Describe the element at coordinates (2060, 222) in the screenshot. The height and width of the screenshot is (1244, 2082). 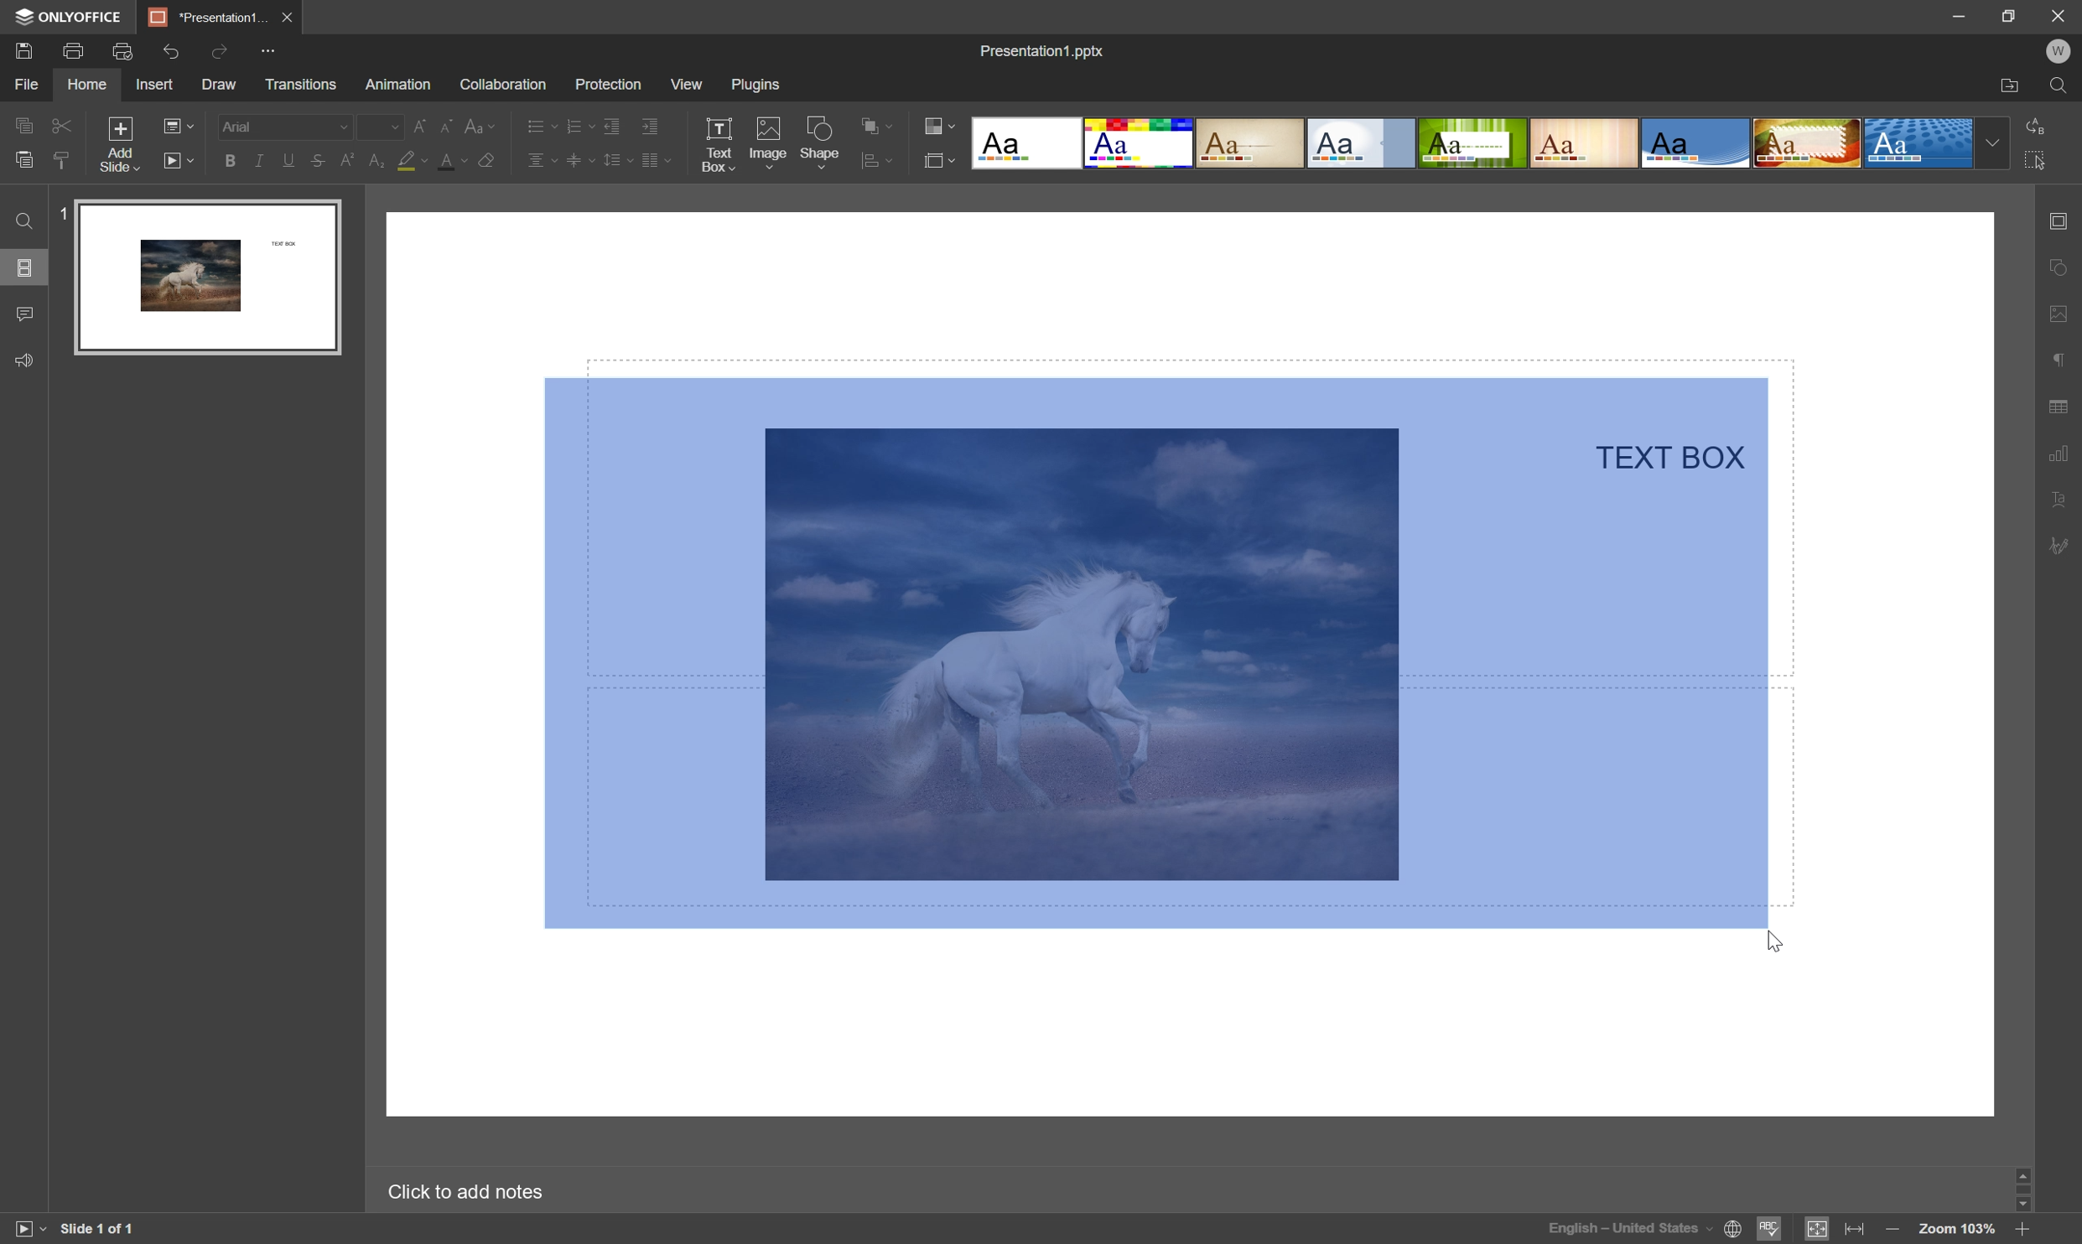
I see `slide settings` at that location.